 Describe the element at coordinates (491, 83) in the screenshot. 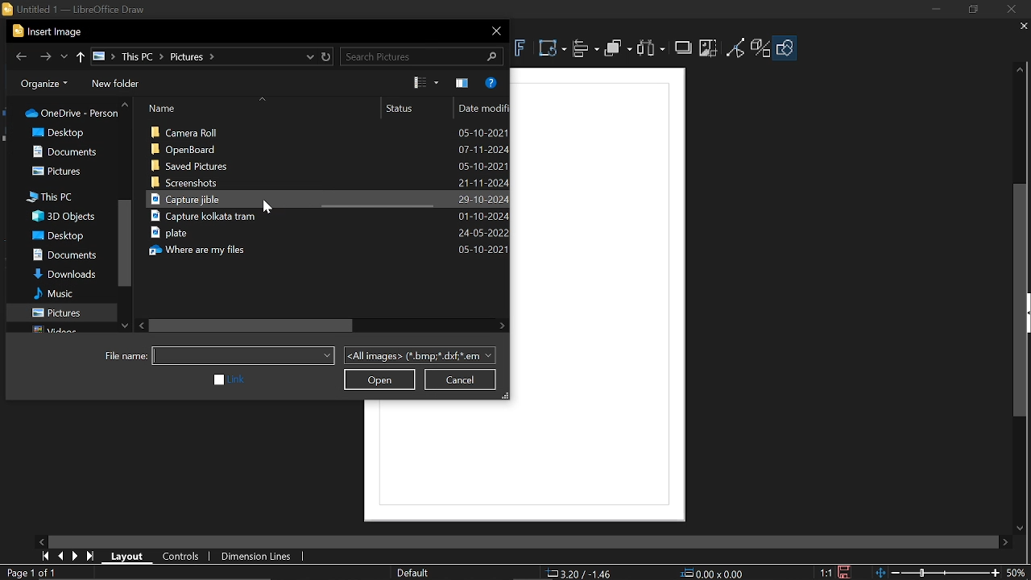

I see `Help` at that location.